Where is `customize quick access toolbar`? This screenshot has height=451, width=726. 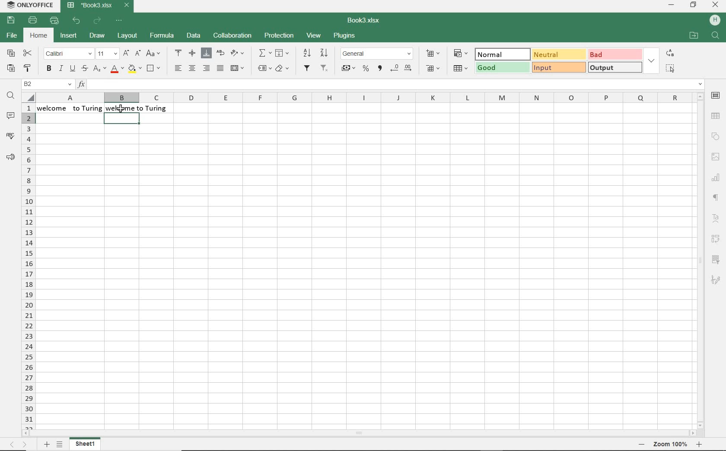
customize quick access toolbar is located at coordinates (120, 21).